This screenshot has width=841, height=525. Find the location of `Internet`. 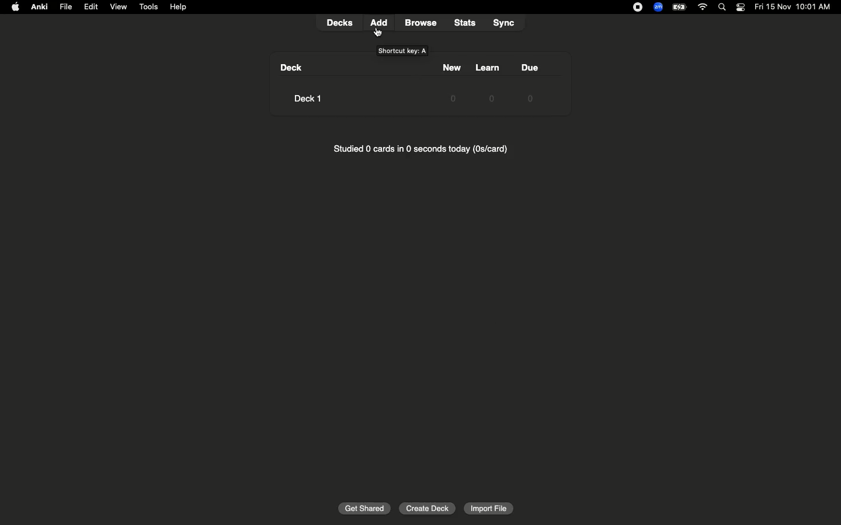

Internet is located at coordinates (704, 8).